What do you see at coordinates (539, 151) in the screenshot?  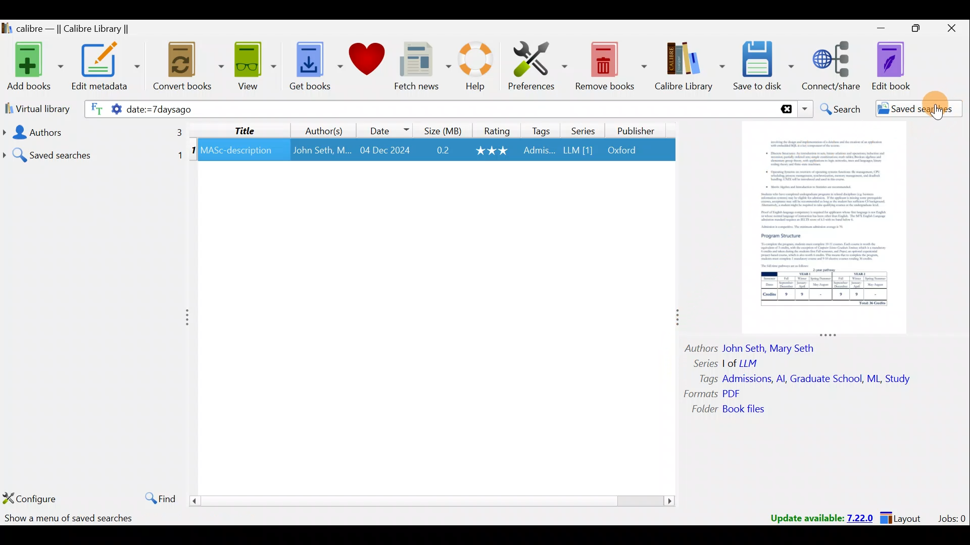 I see `Admis...` at bounding box center [539, 151].